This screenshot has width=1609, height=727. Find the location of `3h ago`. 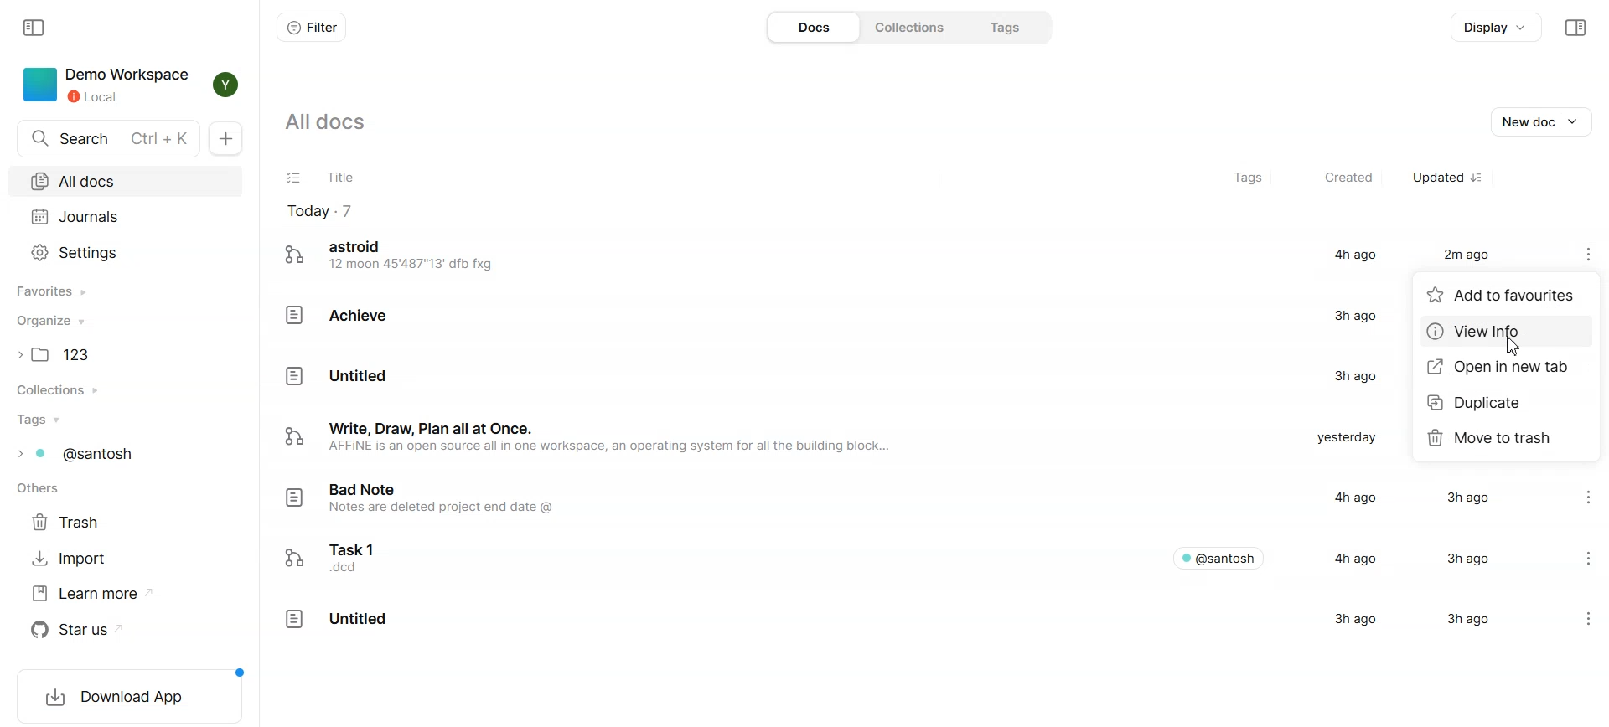

3h ago is located at coordinates (1462, 498).